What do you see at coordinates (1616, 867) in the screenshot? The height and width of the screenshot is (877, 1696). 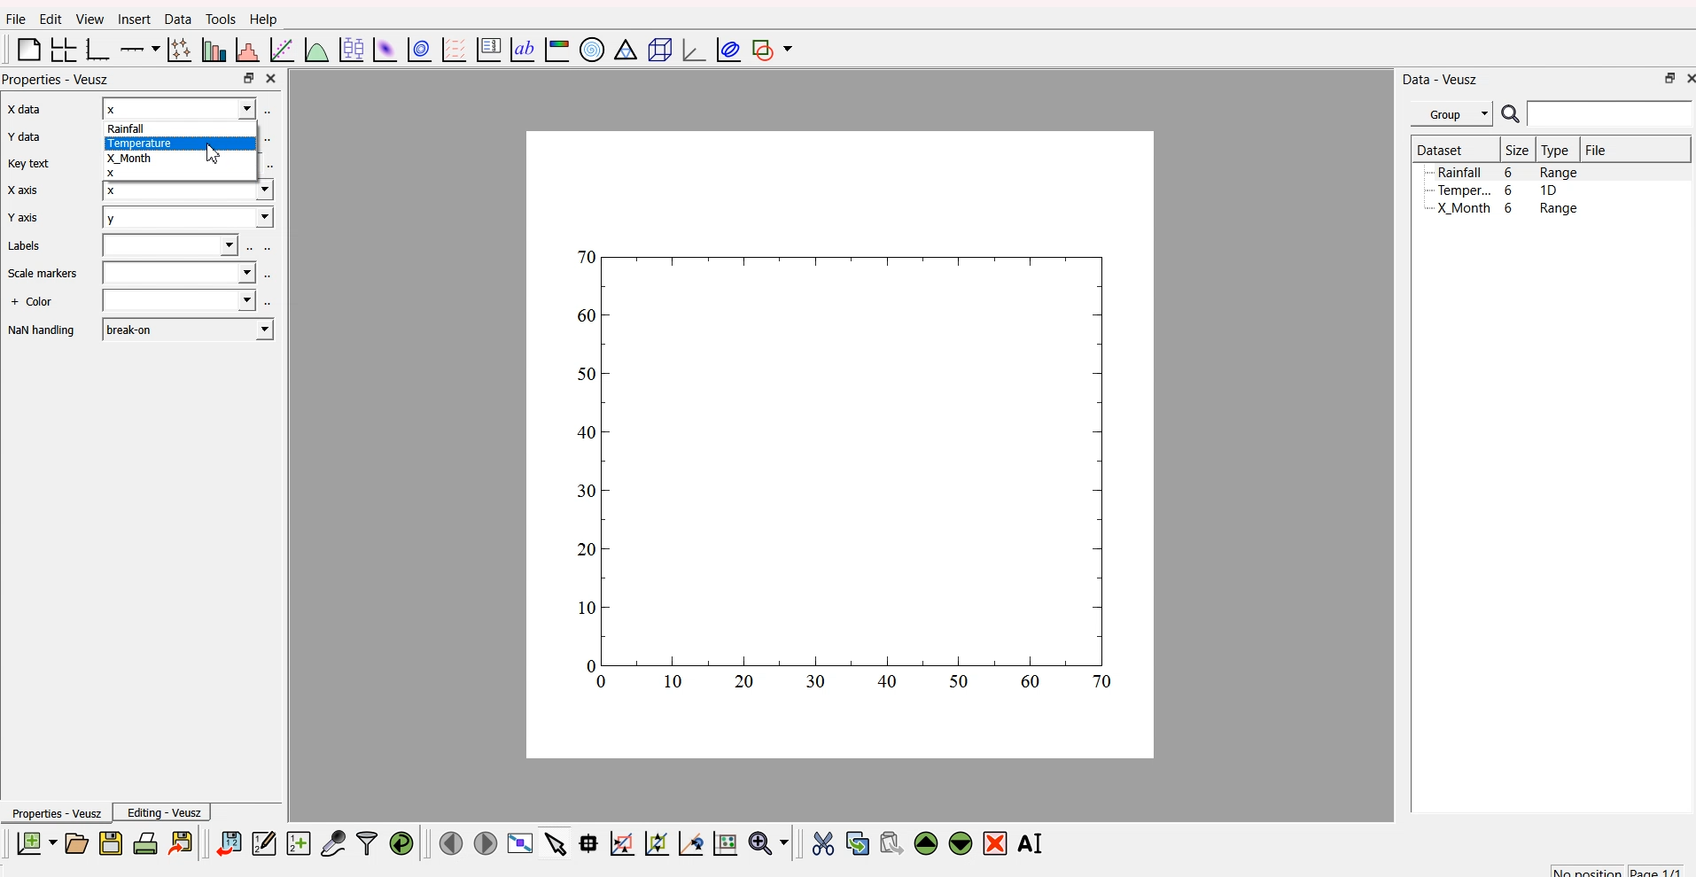 I see `no position page 1/1` at bounding box center [1616, 867].